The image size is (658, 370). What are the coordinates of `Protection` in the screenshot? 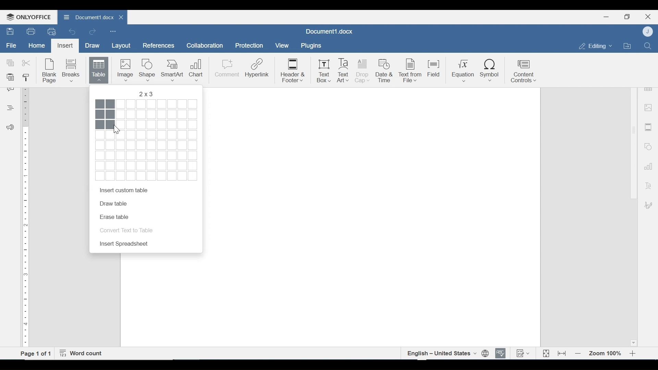 It's located at (249, 46).